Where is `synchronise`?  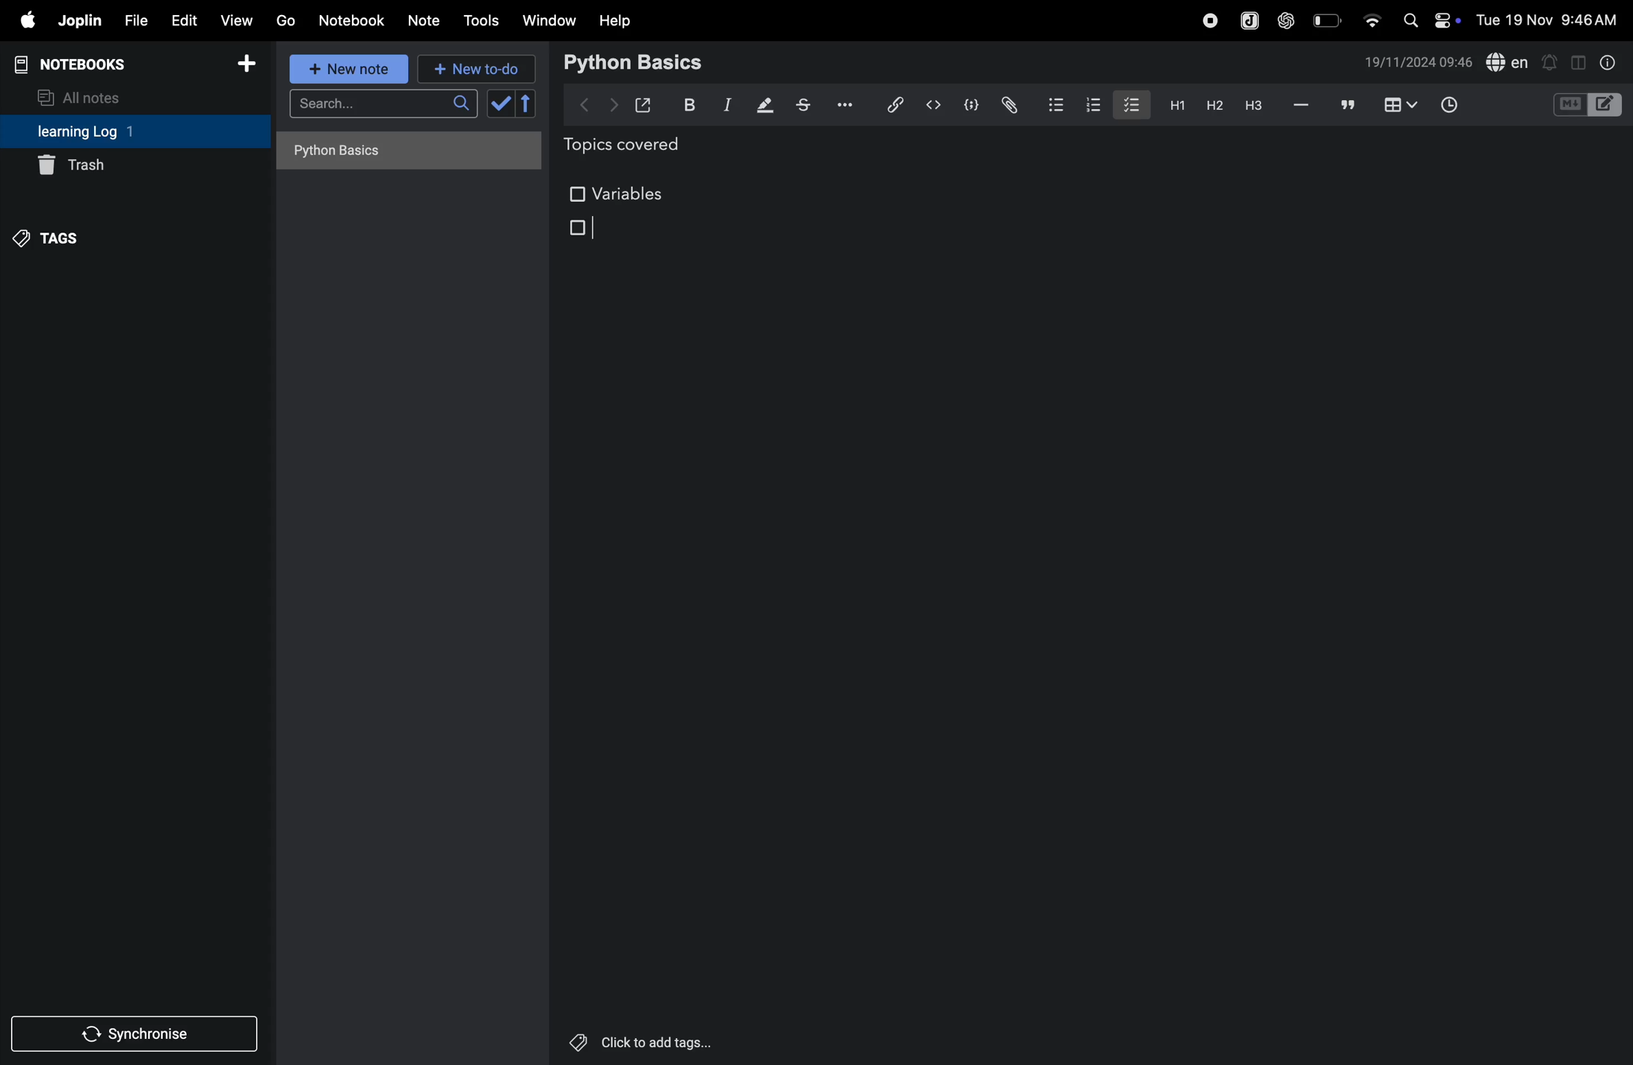 synchronise is located at coordinates (137, 1035).